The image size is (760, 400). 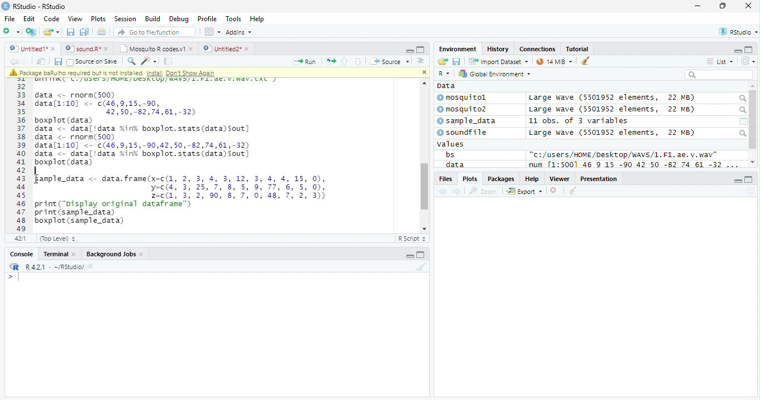 What do you see at coordinates (445, 74) in the screenshot?
I see `R` at bounding box center [445, 74].